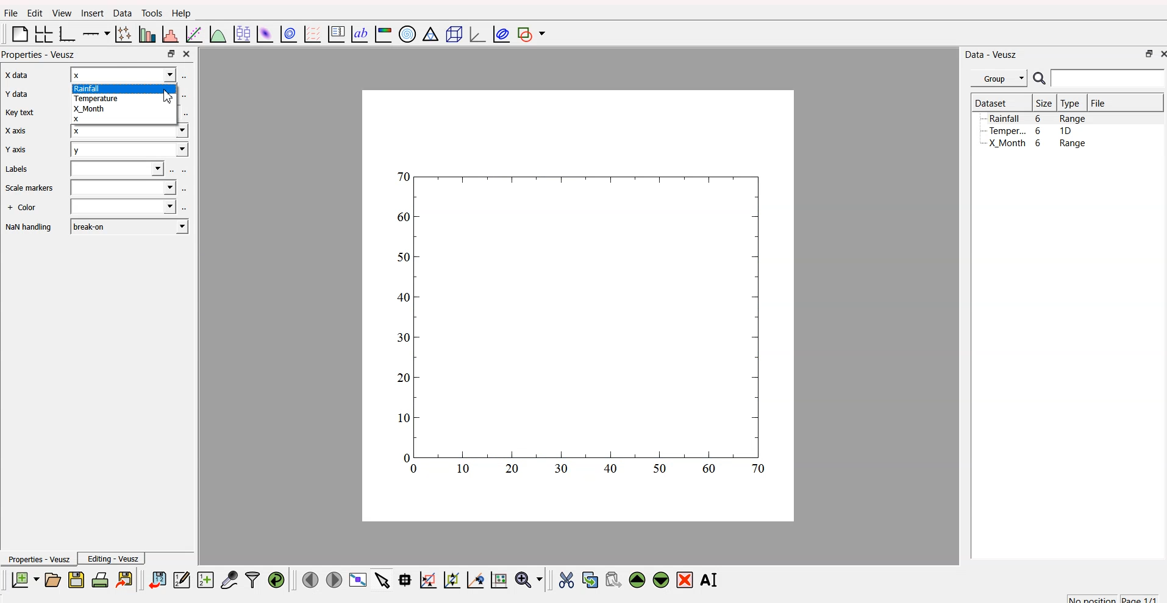 Image resolution: width=1167 pixels, height=603 pixels. Describe the element at coordinates (43, 35) in the screenshot. I see `arrange grid in graph` at that location.